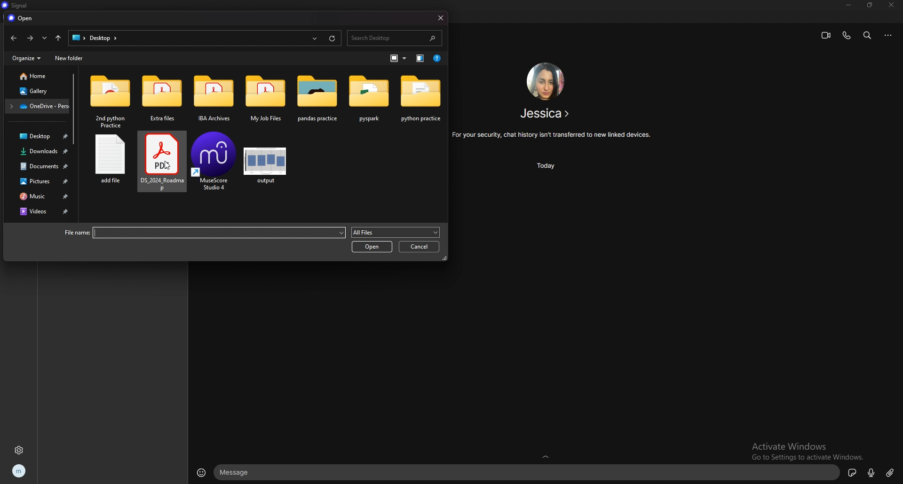  What do you see at coordinates (419, 247) in the screenshot?
I see `cancel` at bounding box center [419, 247].